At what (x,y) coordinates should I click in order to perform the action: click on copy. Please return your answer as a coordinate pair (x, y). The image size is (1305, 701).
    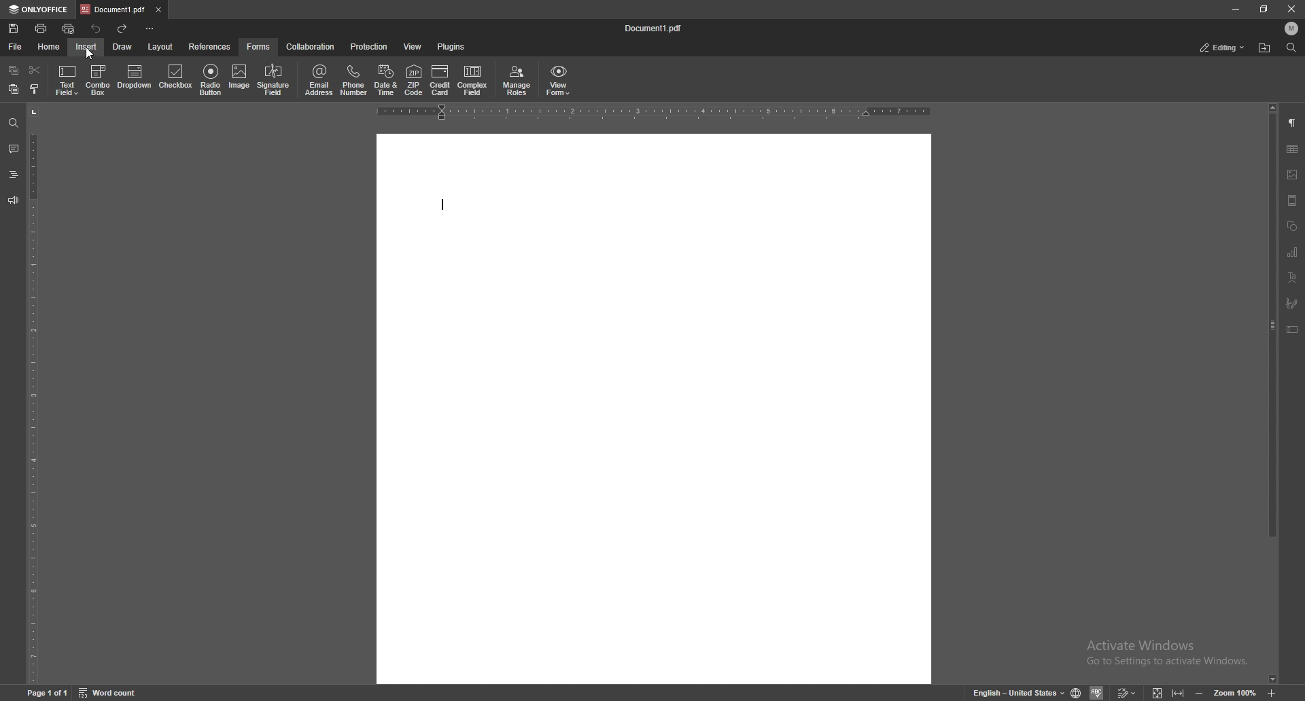
    Looking at the image, I should click on (14, 69).